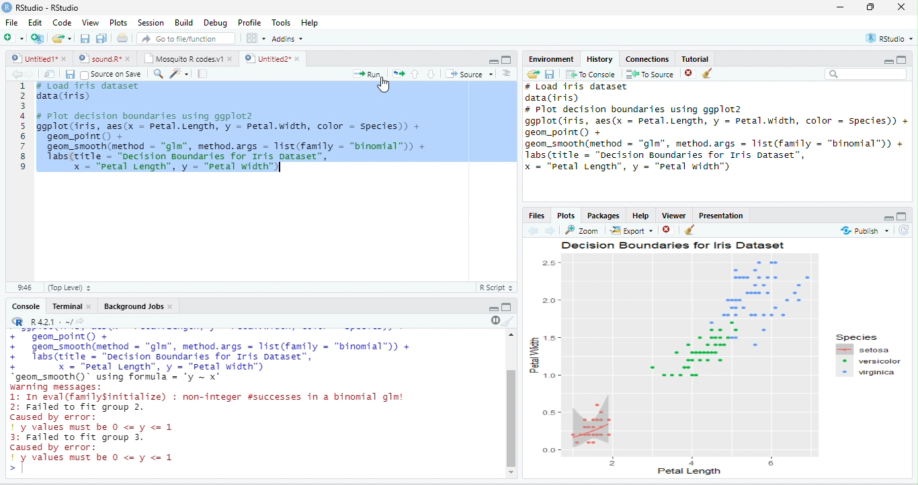  What do you see at coordinates (87, 93) in the screenshot?
I see `# Load iris dataset data(iris)` at bounding box center [87, 93].